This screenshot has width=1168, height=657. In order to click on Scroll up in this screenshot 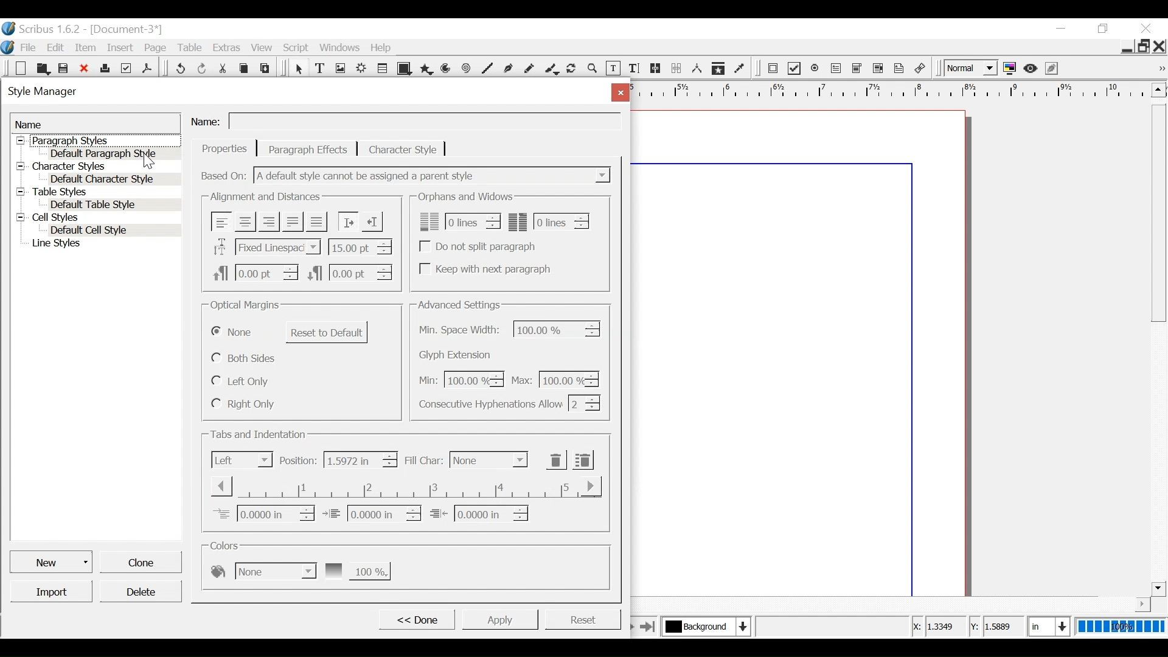, I will do `click(1156, 89)`.